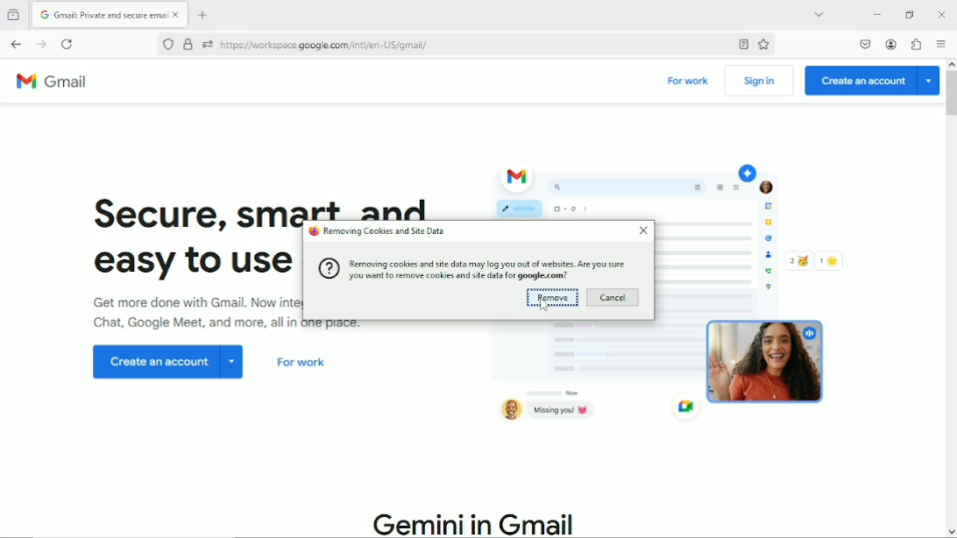 This screenshot has width=957, height=538. What do you see at coordinates (307, 367) in the screenshot?
I see `for work` at bounding box center [307, 367].